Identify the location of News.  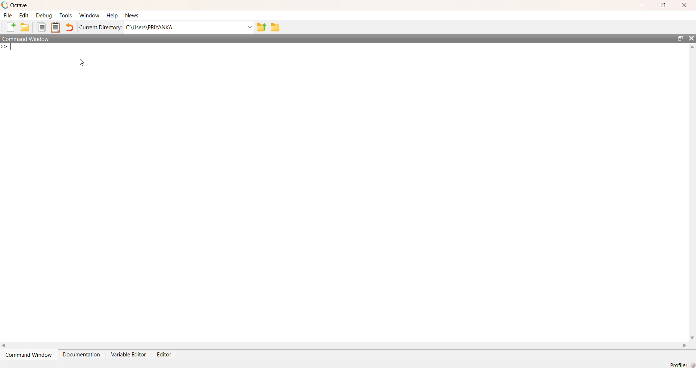
(132, 15).